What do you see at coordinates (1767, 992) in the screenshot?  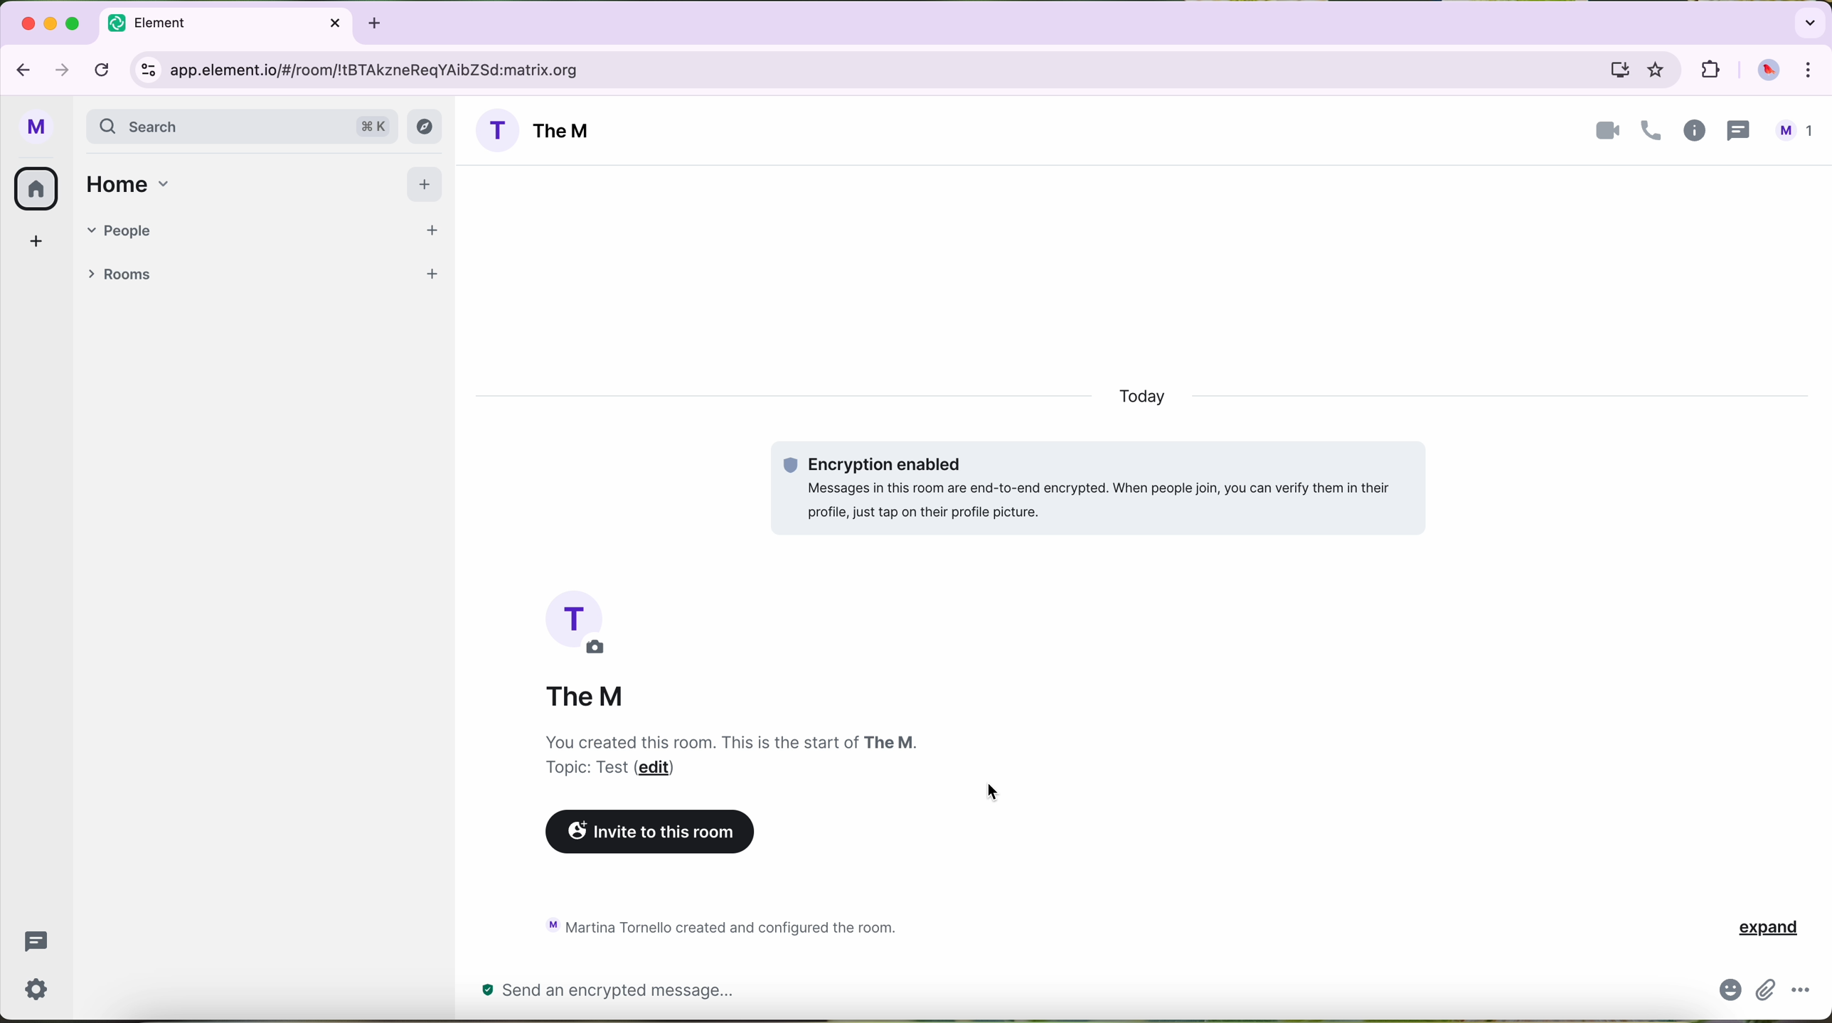 I see `attach file` at bounding box center [1767, 992].